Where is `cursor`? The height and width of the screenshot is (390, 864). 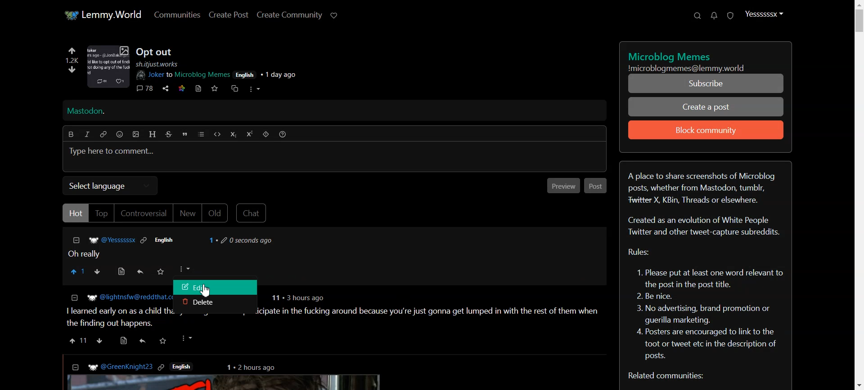 cursor is located at coordinates (207, 292).